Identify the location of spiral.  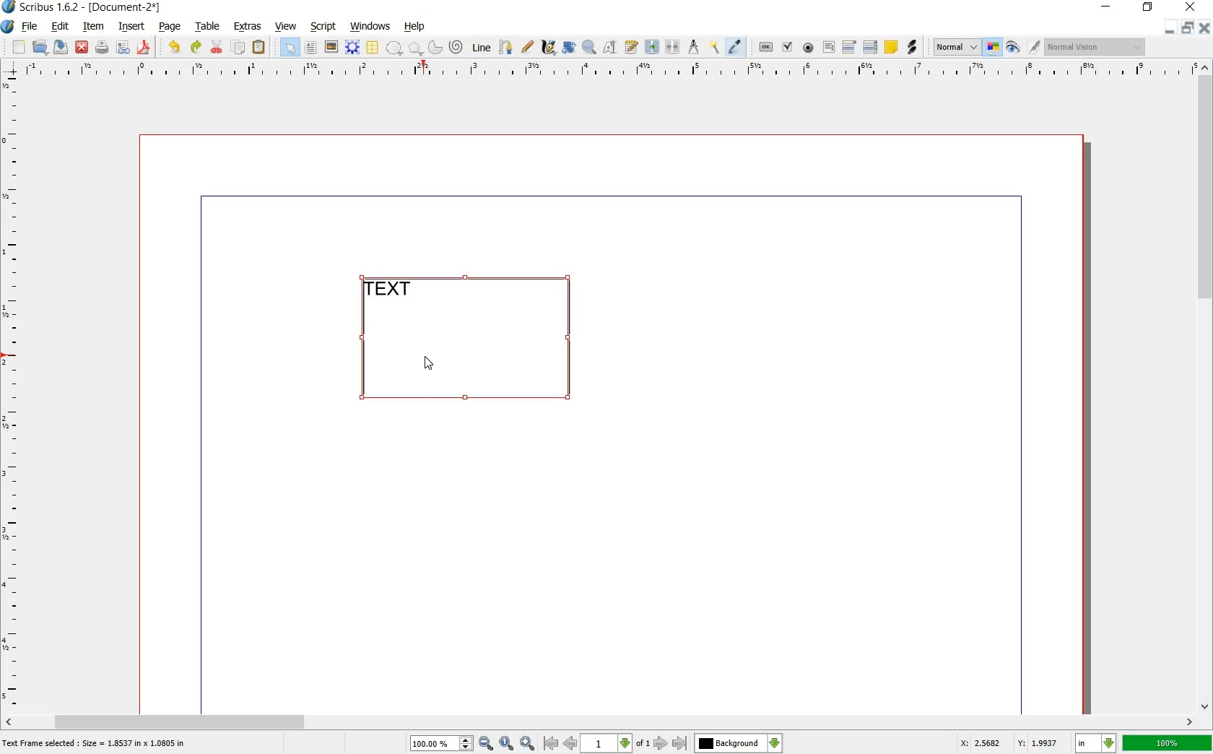
(457, 46).